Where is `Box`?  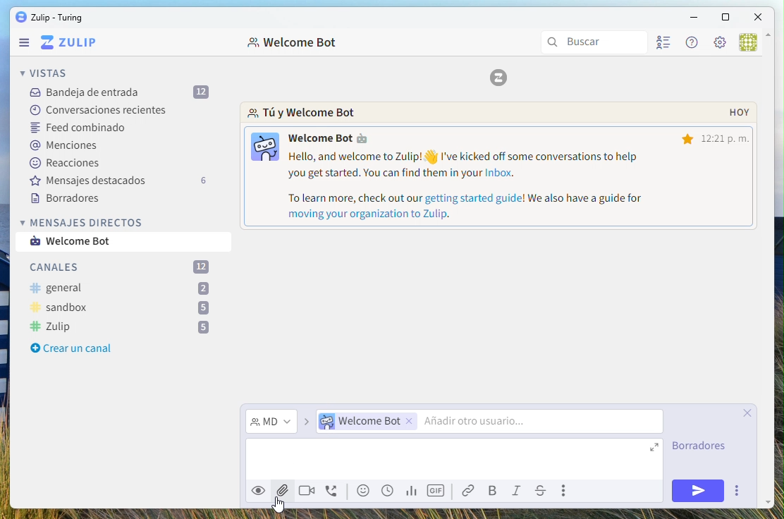 Box is located at coordinates (725, 18).